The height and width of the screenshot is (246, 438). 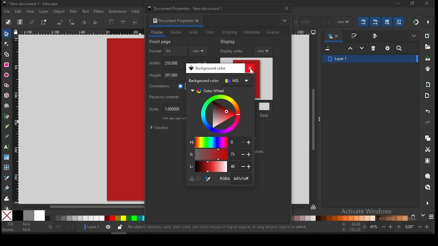 I want to click on horizontal ruler, so click(x=81, y=33).